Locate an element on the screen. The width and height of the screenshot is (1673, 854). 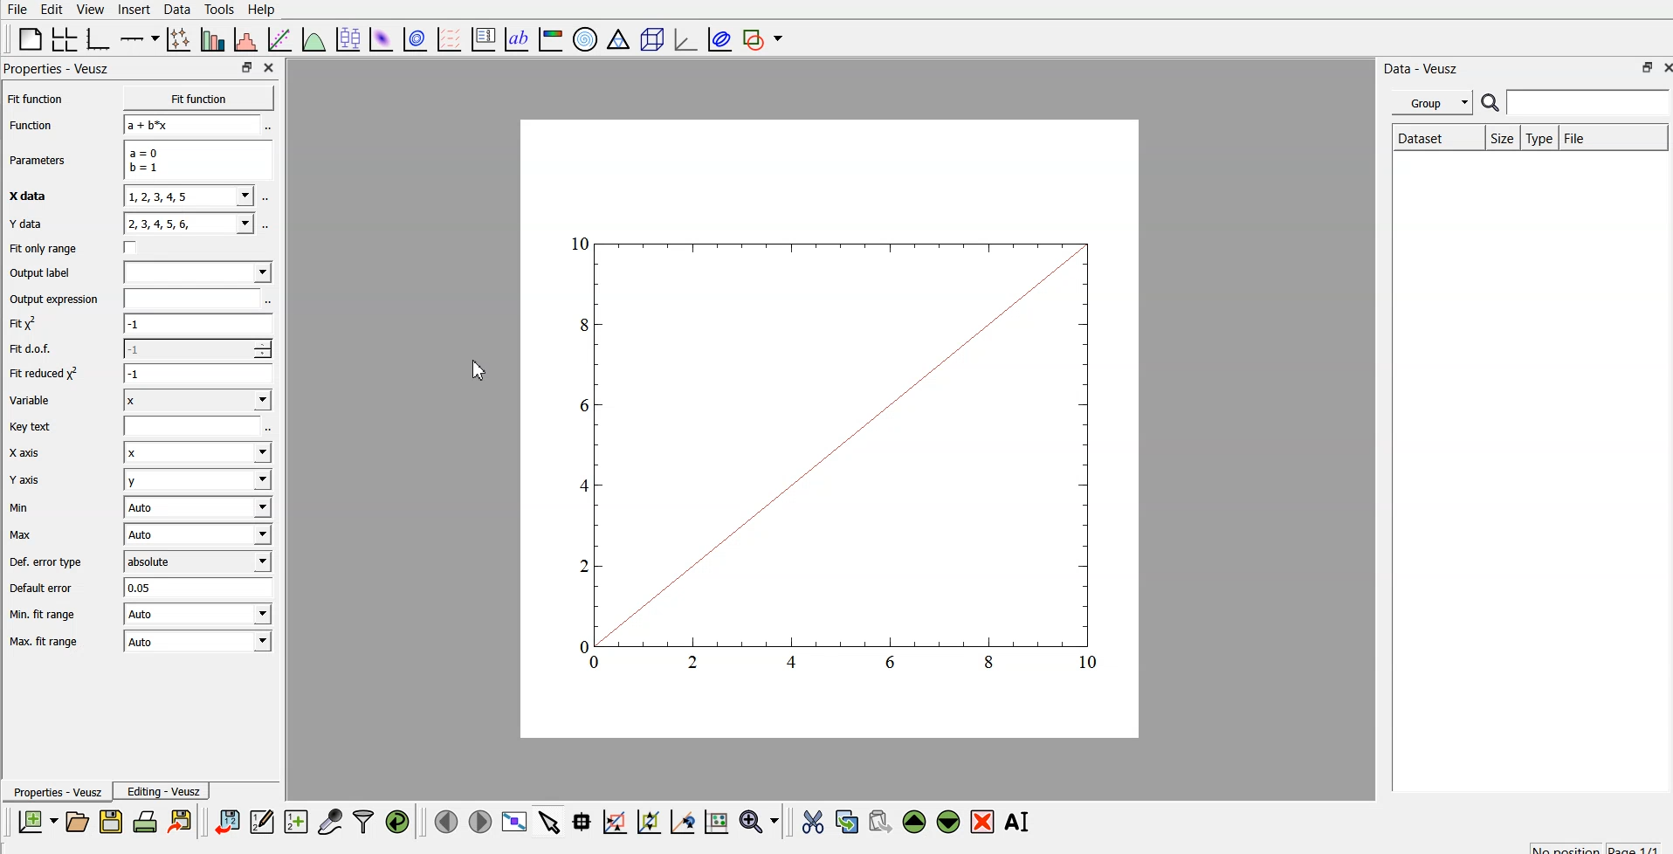
a=0 b=1 is located at coordinates (195, 162).